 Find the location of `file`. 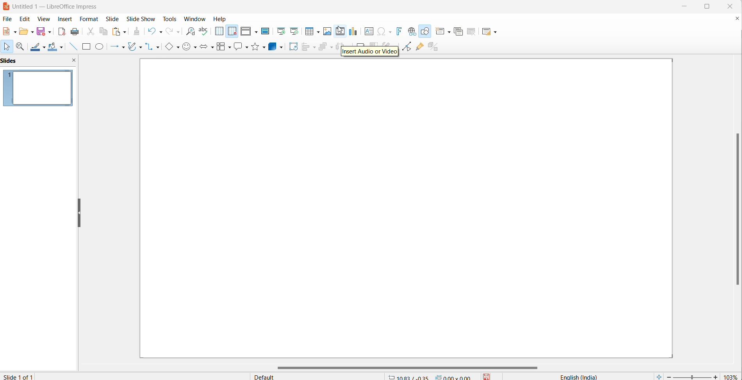

file is located at coordinates (9, 19).